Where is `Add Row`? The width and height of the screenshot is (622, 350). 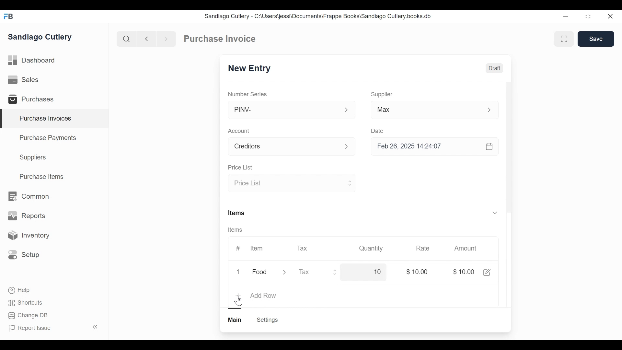 Add Row is located at coordinates (263, 296).